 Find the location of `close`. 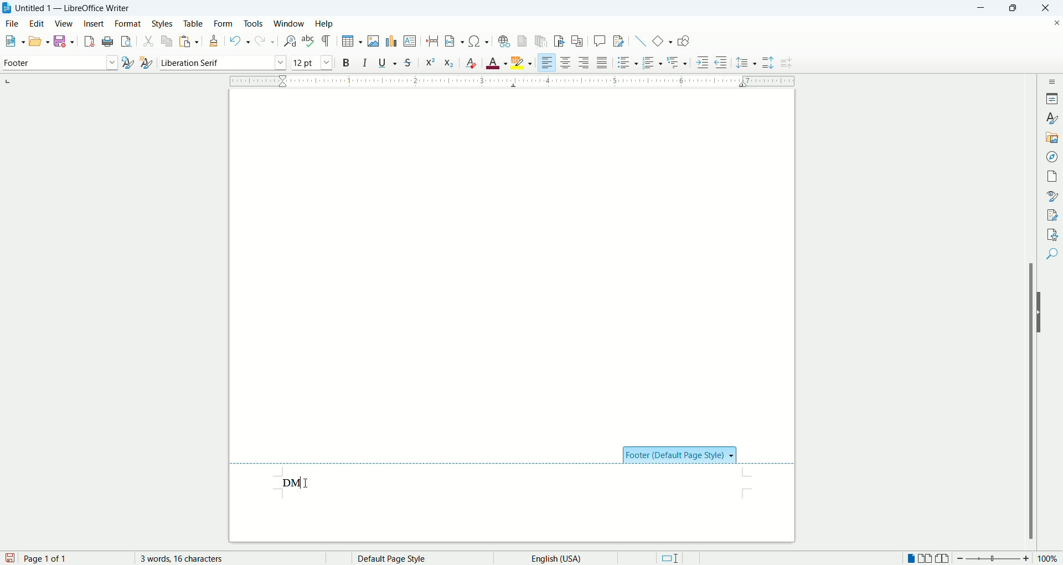

close is located at coordinates (1049, 8).